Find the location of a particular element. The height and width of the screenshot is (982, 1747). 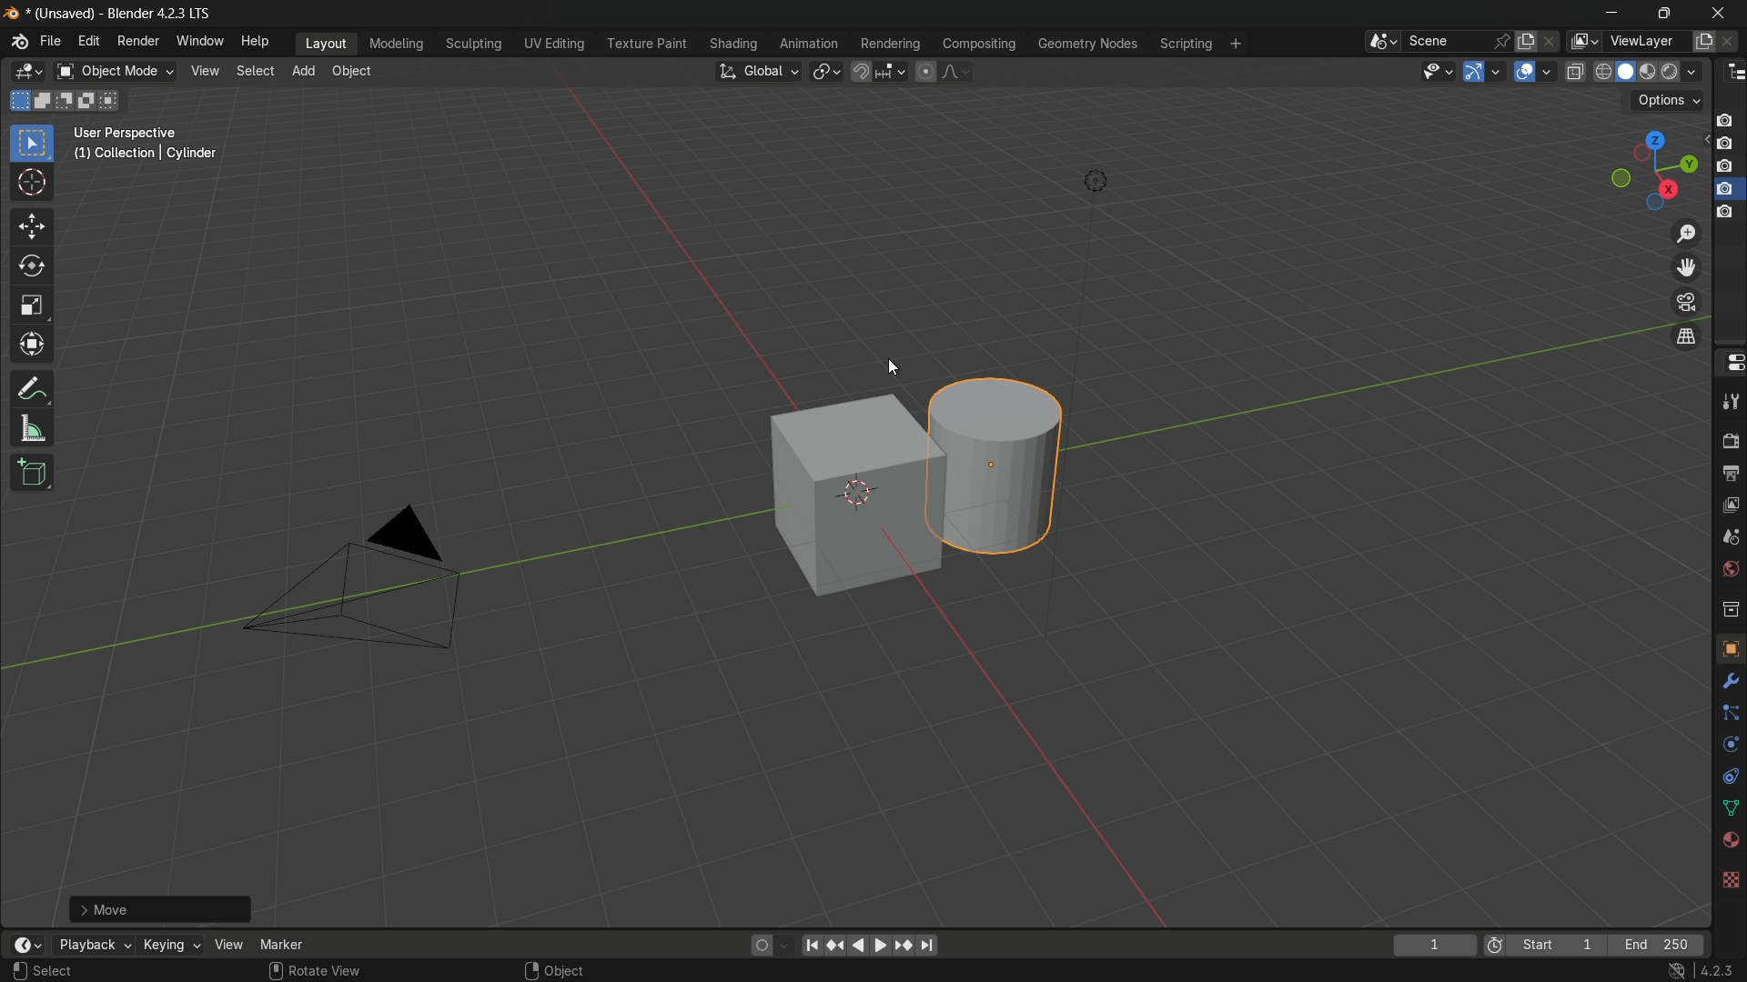

blender logo is located at coordinates (17, 44).